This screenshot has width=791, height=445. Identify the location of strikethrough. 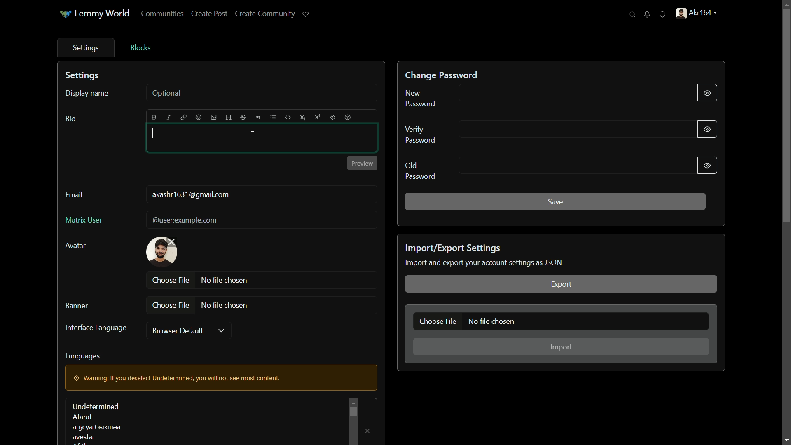
(243, 117).